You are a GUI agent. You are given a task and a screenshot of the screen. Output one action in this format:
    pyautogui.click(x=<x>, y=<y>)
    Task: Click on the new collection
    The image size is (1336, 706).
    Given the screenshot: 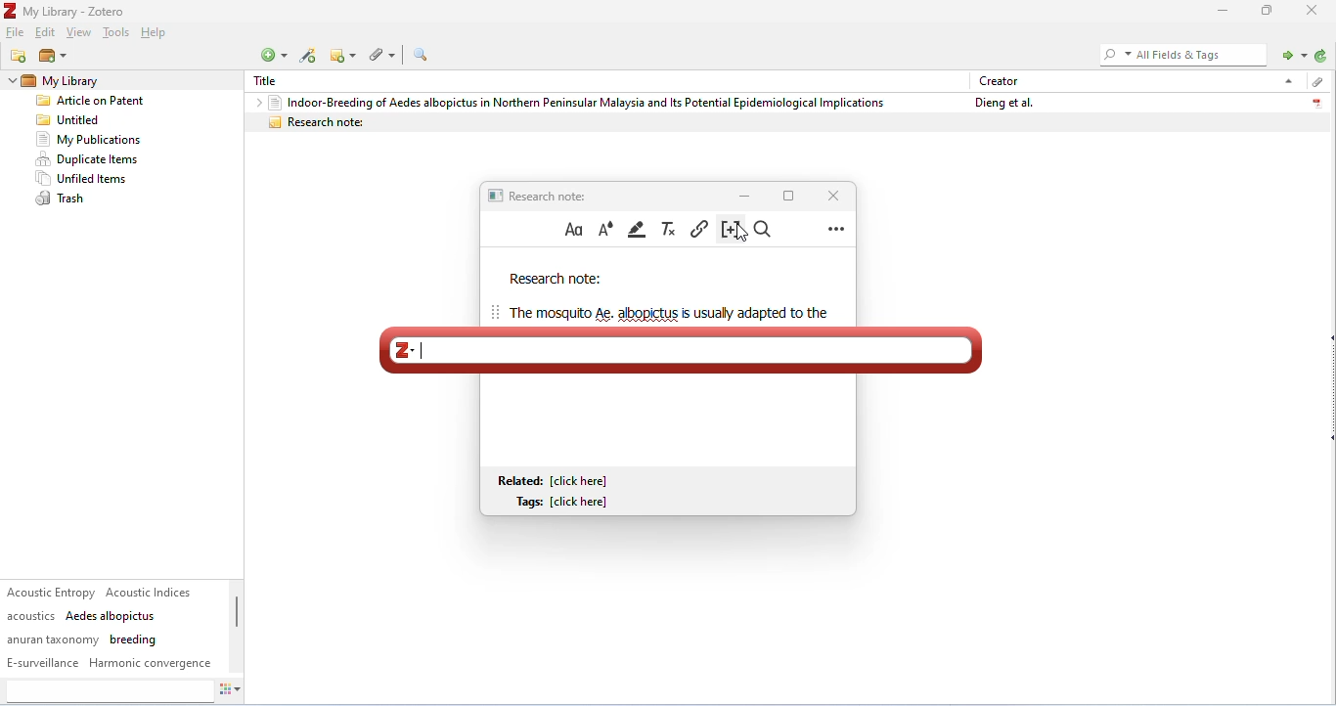 What is the action you would take?
    pyautogui.click(x=20, y=56)
    